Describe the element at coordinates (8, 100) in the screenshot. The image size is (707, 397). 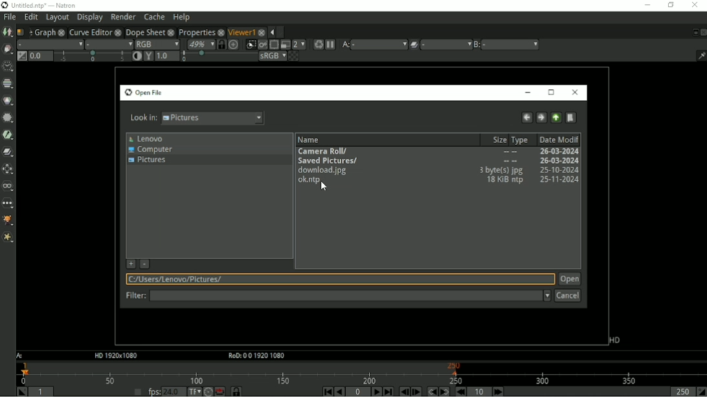
I see `Color` at that location.